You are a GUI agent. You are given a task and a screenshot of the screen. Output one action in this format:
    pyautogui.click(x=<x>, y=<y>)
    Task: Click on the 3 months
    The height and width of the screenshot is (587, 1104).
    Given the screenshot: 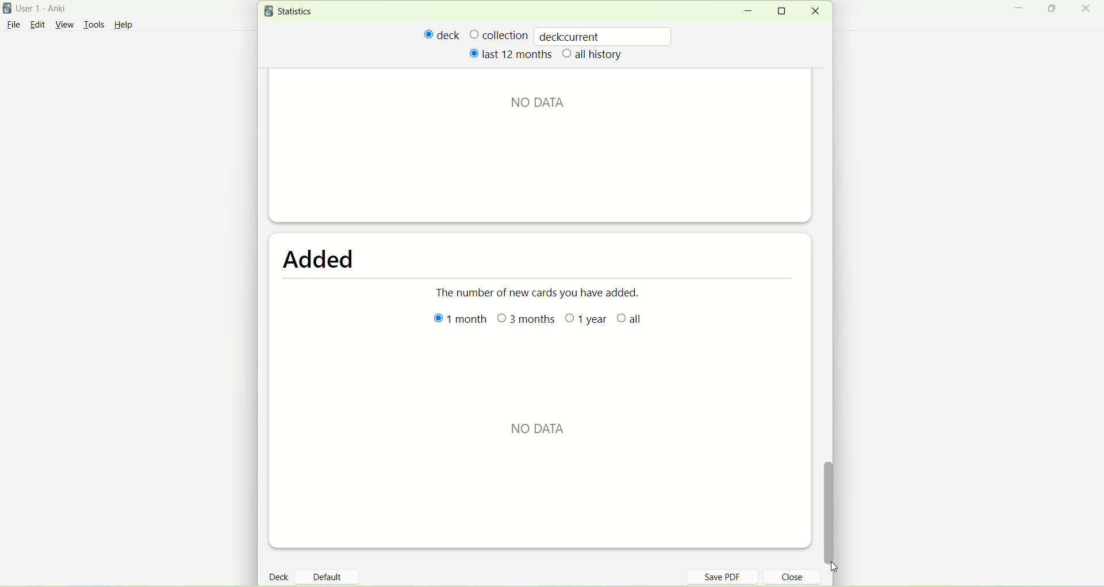 What is the action you would take?
    pyautogui.click(x=528, y=320)
    